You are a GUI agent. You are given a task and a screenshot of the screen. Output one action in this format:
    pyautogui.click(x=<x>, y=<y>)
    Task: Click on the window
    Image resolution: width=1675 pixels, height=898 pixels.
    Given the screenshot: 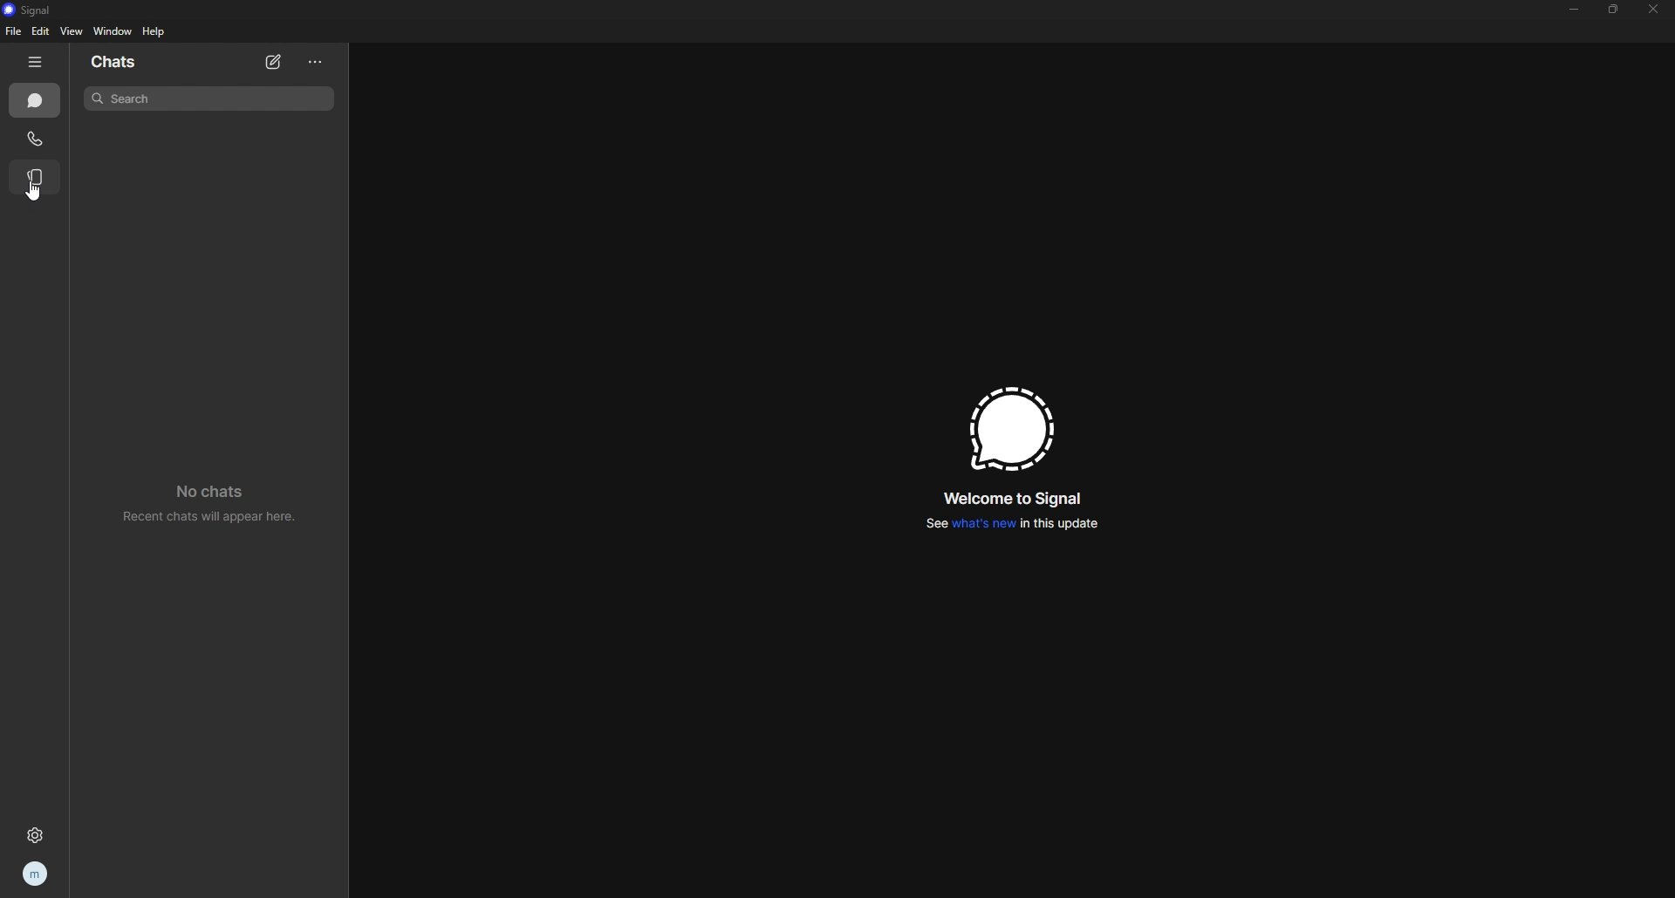 What is the action you would take?
    pyautogui.click(x=115, y=32)
    